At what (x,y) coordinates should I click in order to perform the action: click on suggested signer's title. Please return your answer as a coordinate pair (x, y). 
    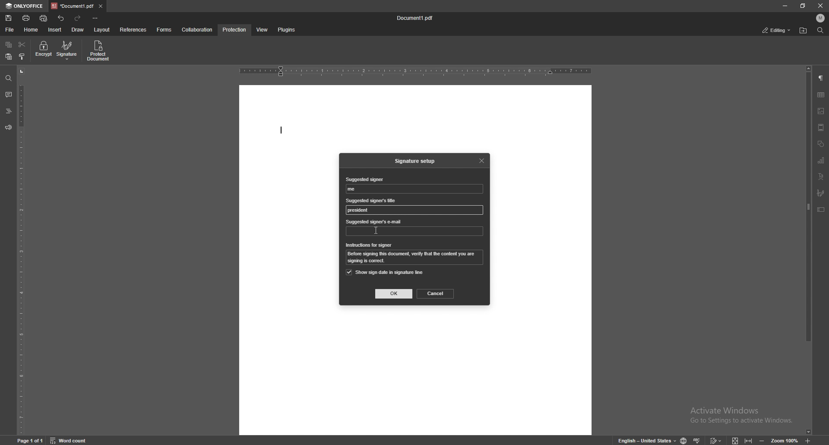
    Looking at the image, I should click on (360, 210).